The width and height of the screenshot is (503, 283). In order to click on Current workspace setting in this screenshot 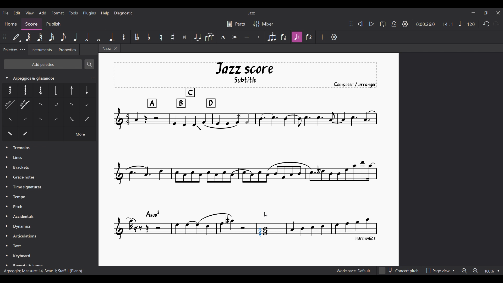, I will do `click(353, 271)`.